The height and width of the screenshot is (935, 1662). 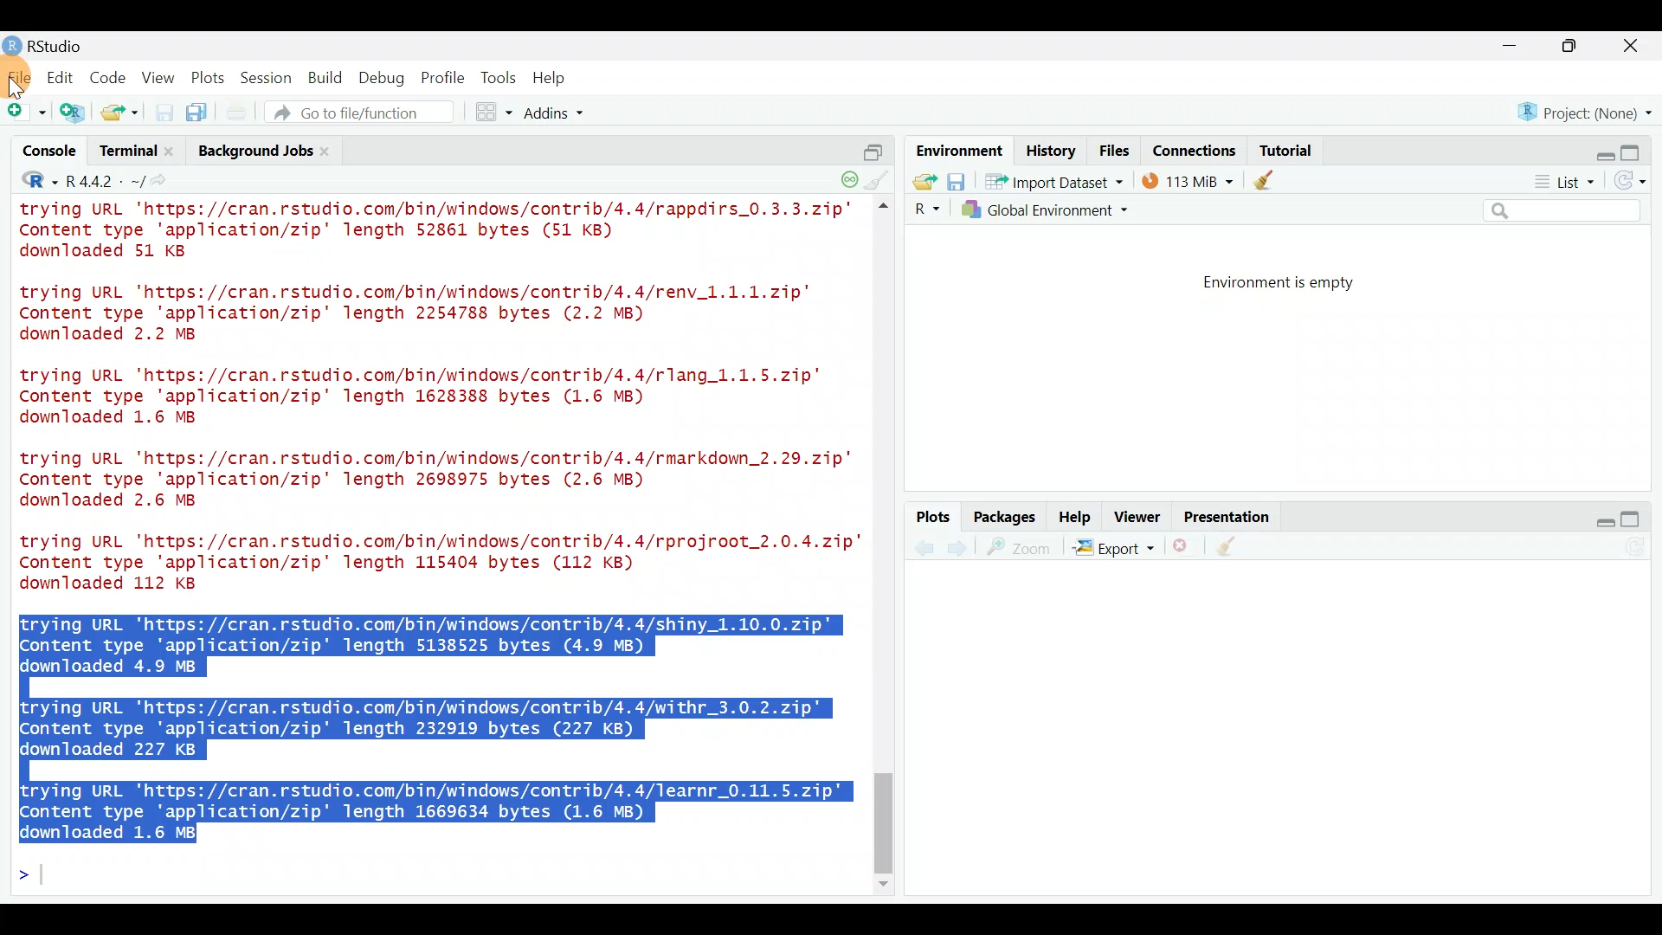 I want to click on View, so click(x=160, y=77).